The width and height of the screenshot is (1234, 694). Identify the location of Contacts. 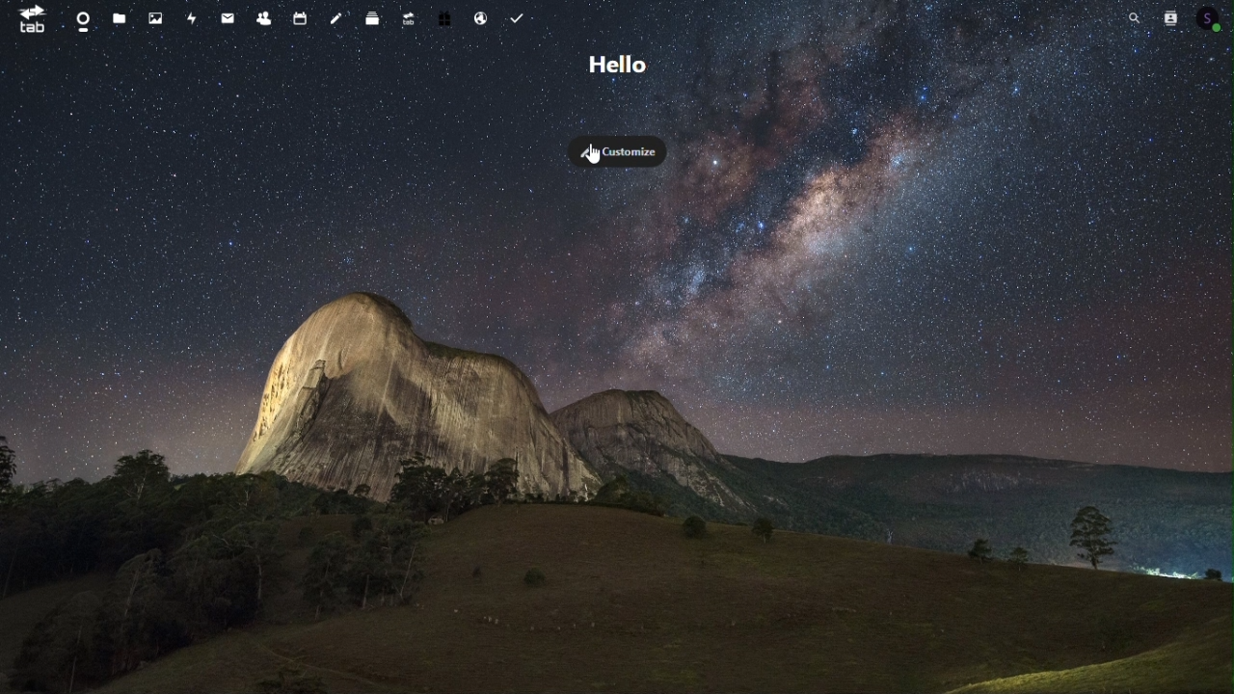
(1171, 15).